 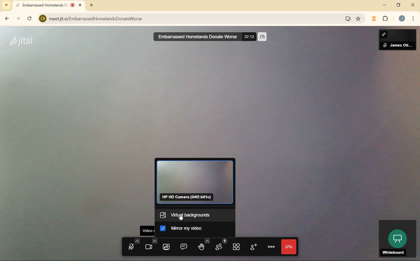 What do you see at coordinates (397, 41) in the screenshot?
I see `James ` at bounding box center [397, 41].